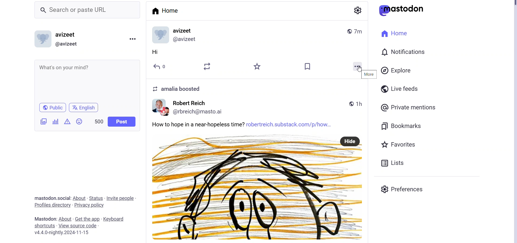 The height and width of the screenshot is (243, 517). What do you see at coordinates (44, 218) in the screenshot?
I see `Text` at bounding box center [44, 218].